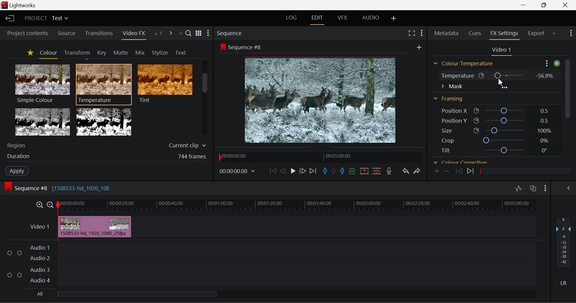  Describe the element at coordinates (17, 146) in the screenshot. I see `Region` at that location.